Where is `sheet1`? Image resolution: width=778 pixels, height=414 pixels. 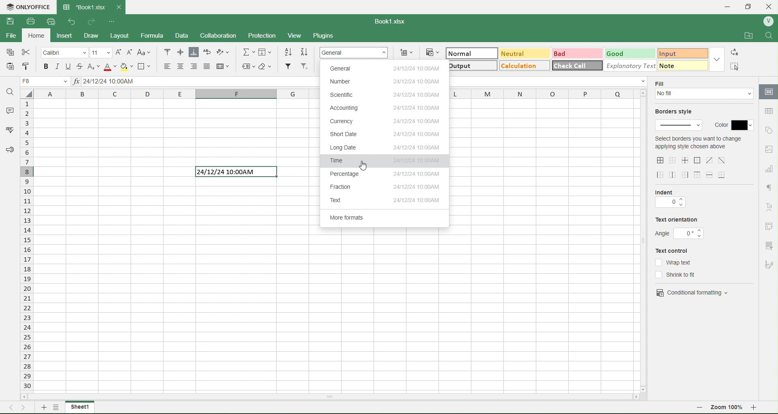
sheet1 is located at coordinates (80, 407).